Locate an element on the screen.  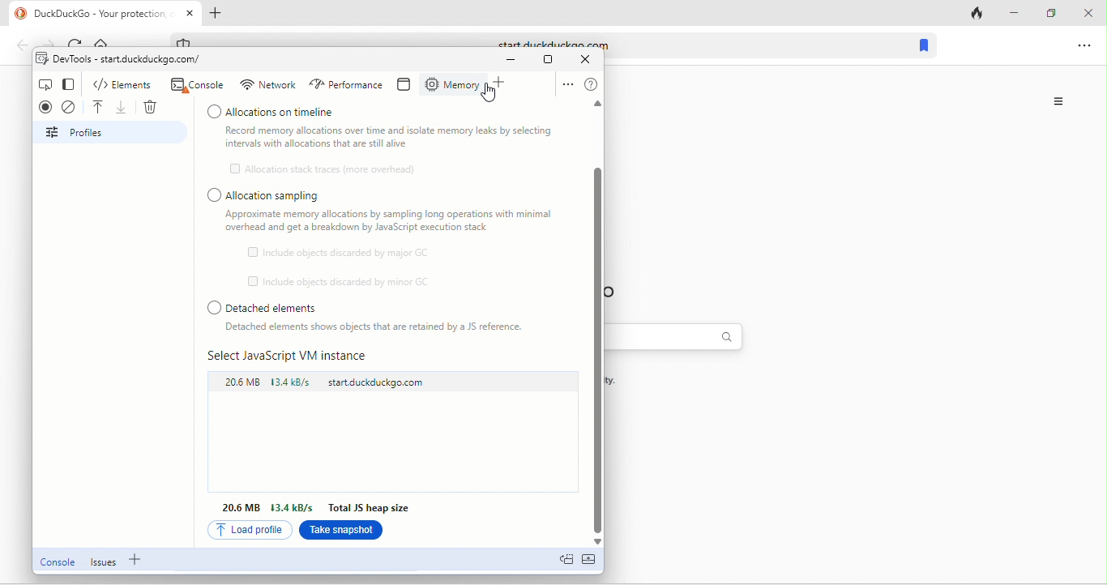
minimize is located at coordinates (1014, 11).